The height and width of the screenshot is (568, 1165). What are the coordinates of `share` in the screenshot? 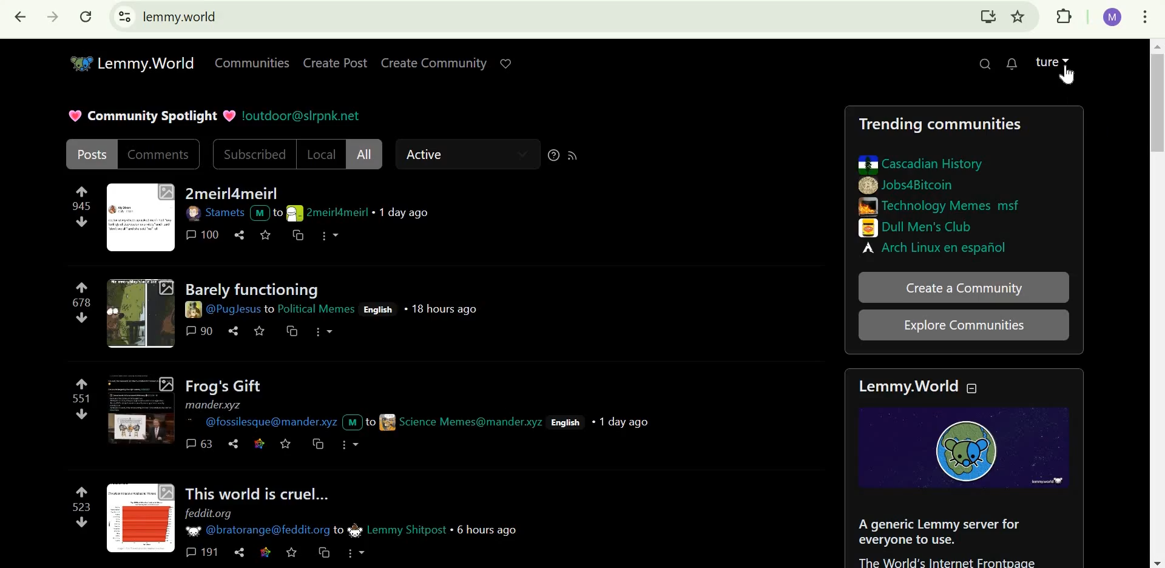 It's located at (241, 234).